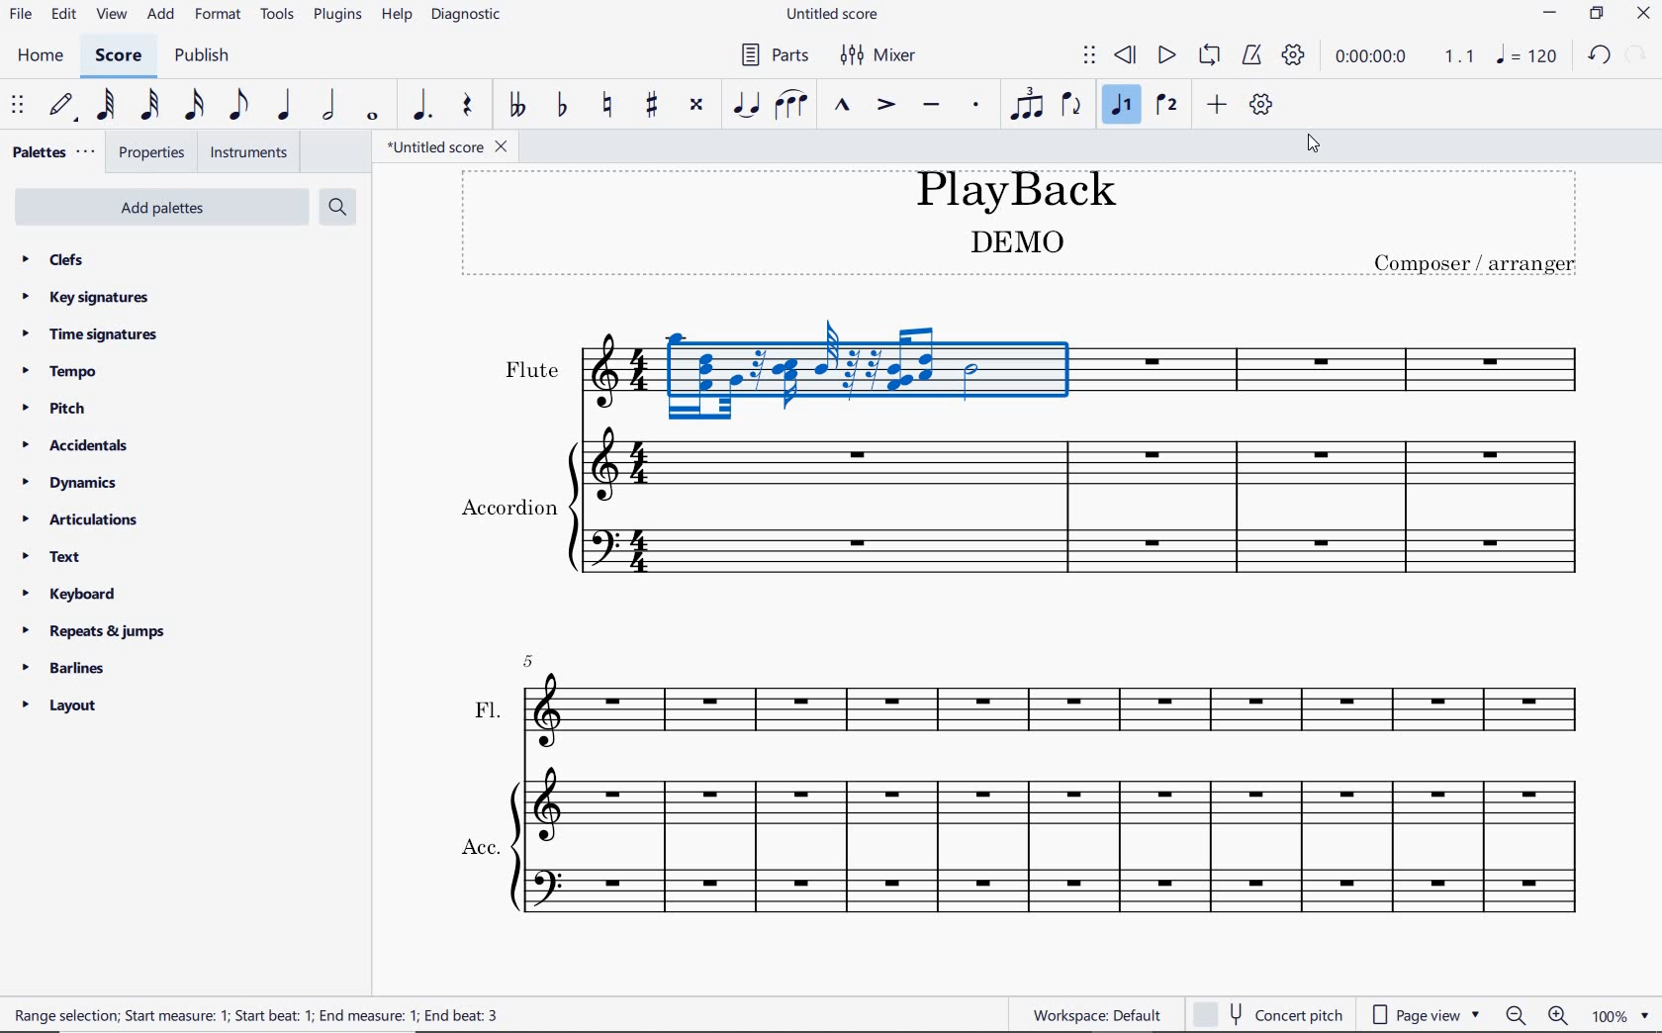  I want to click on add palettes, so click(161, 207).